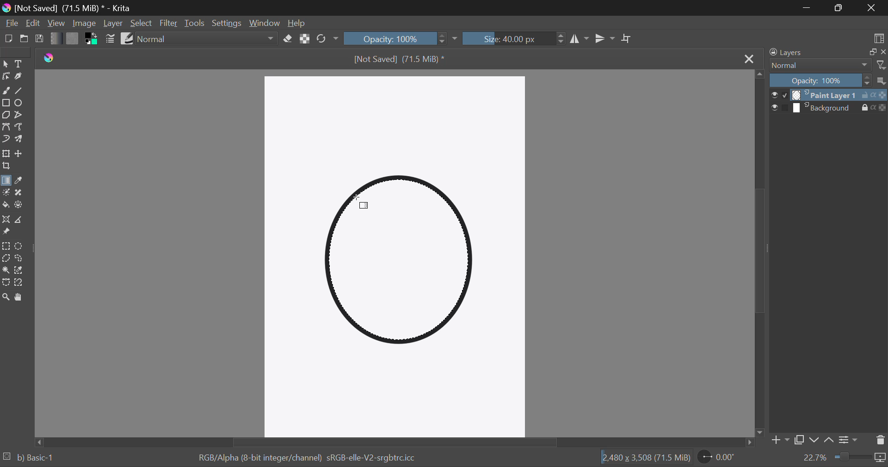  I want to click on logo, so click(8, 9).